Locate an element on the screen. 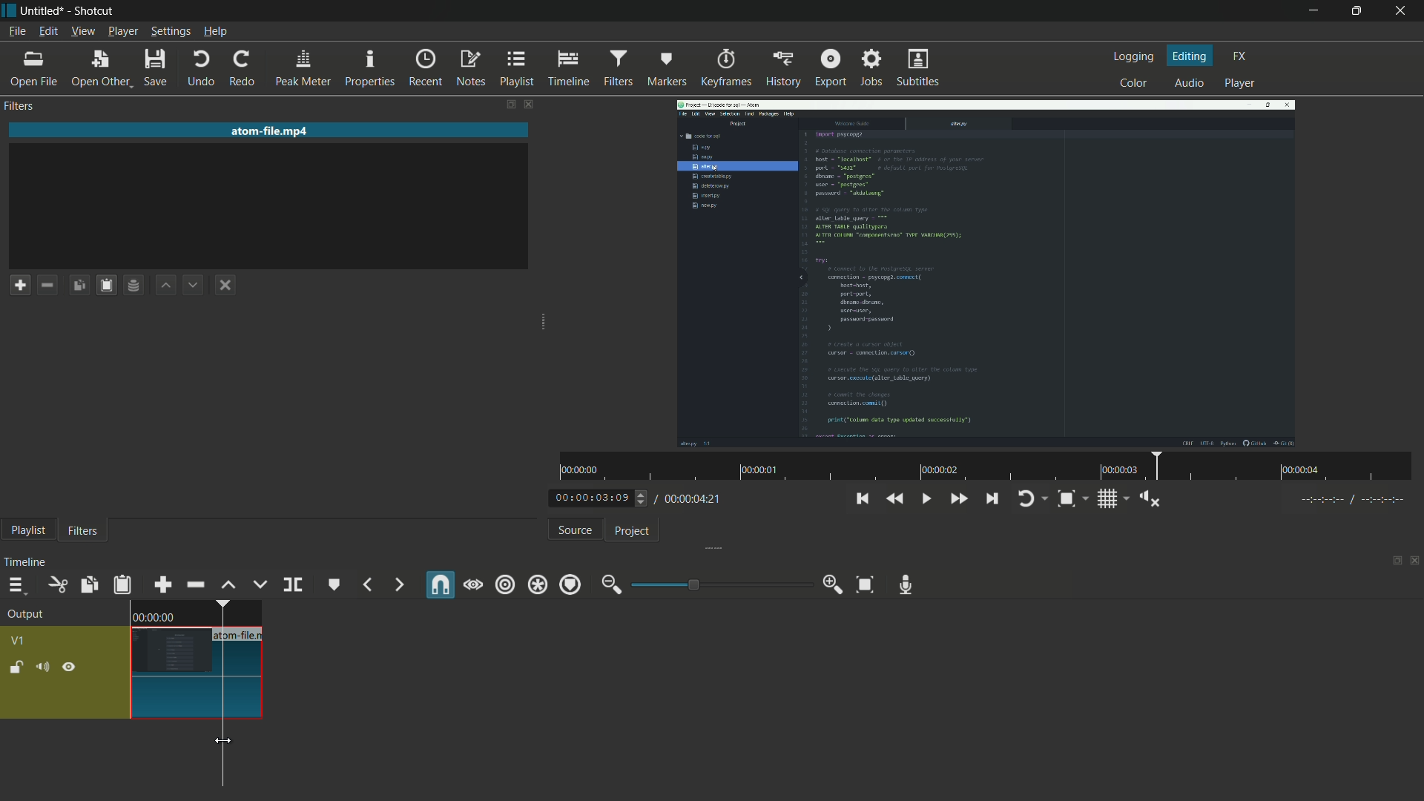  fx is located at coordinates (1240, 57).